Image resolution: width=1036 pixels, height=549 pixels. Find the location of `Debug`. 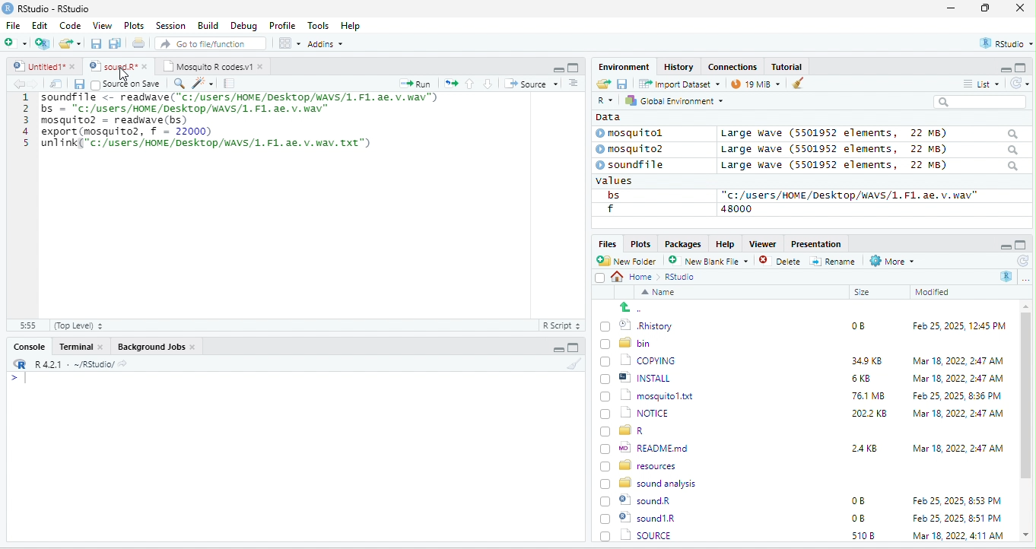

Debug is located at coordinates (243, 25).